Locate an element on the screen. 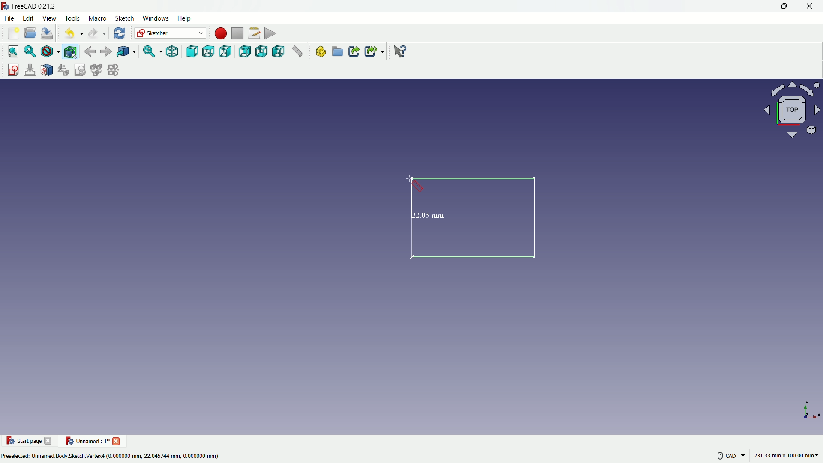  stop macros is located at coordinates (236, 34).